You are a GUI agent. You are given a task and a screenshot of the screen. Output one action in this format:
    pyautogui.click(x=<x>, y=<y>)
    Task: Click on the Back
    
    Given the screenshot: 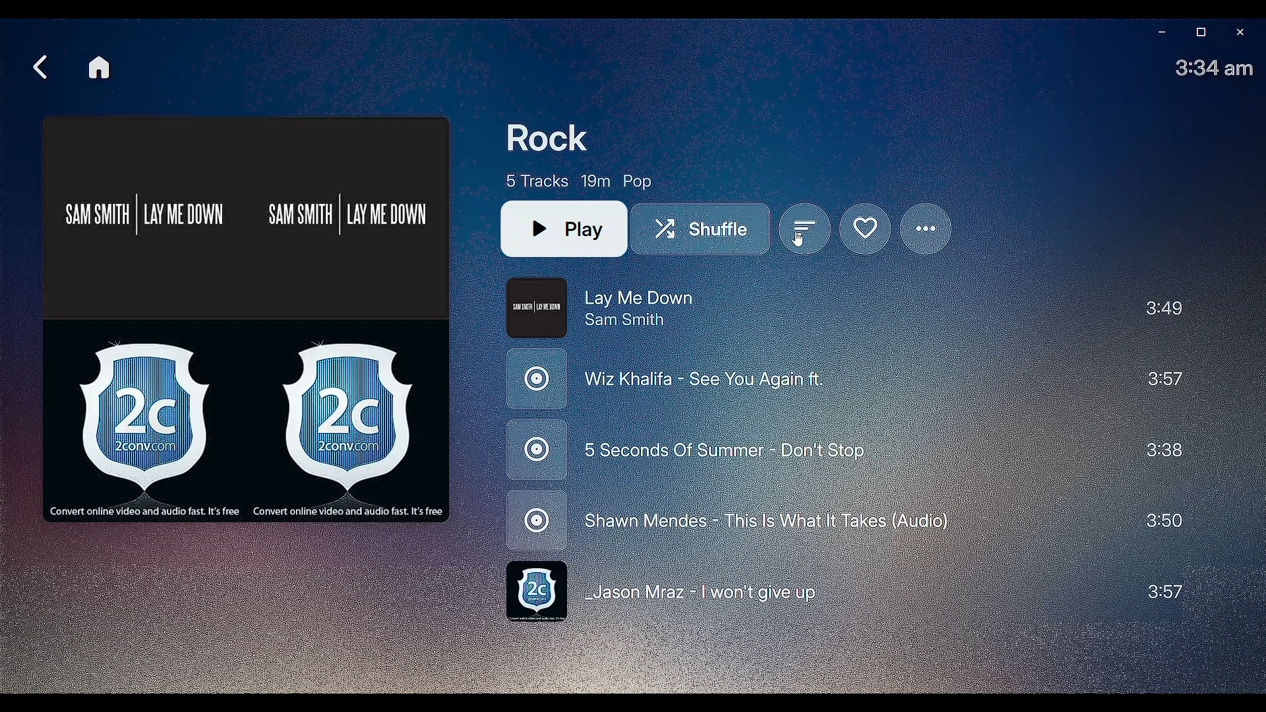 What is the action you would take?
    pyautogui.click(x=40, y=67)
    